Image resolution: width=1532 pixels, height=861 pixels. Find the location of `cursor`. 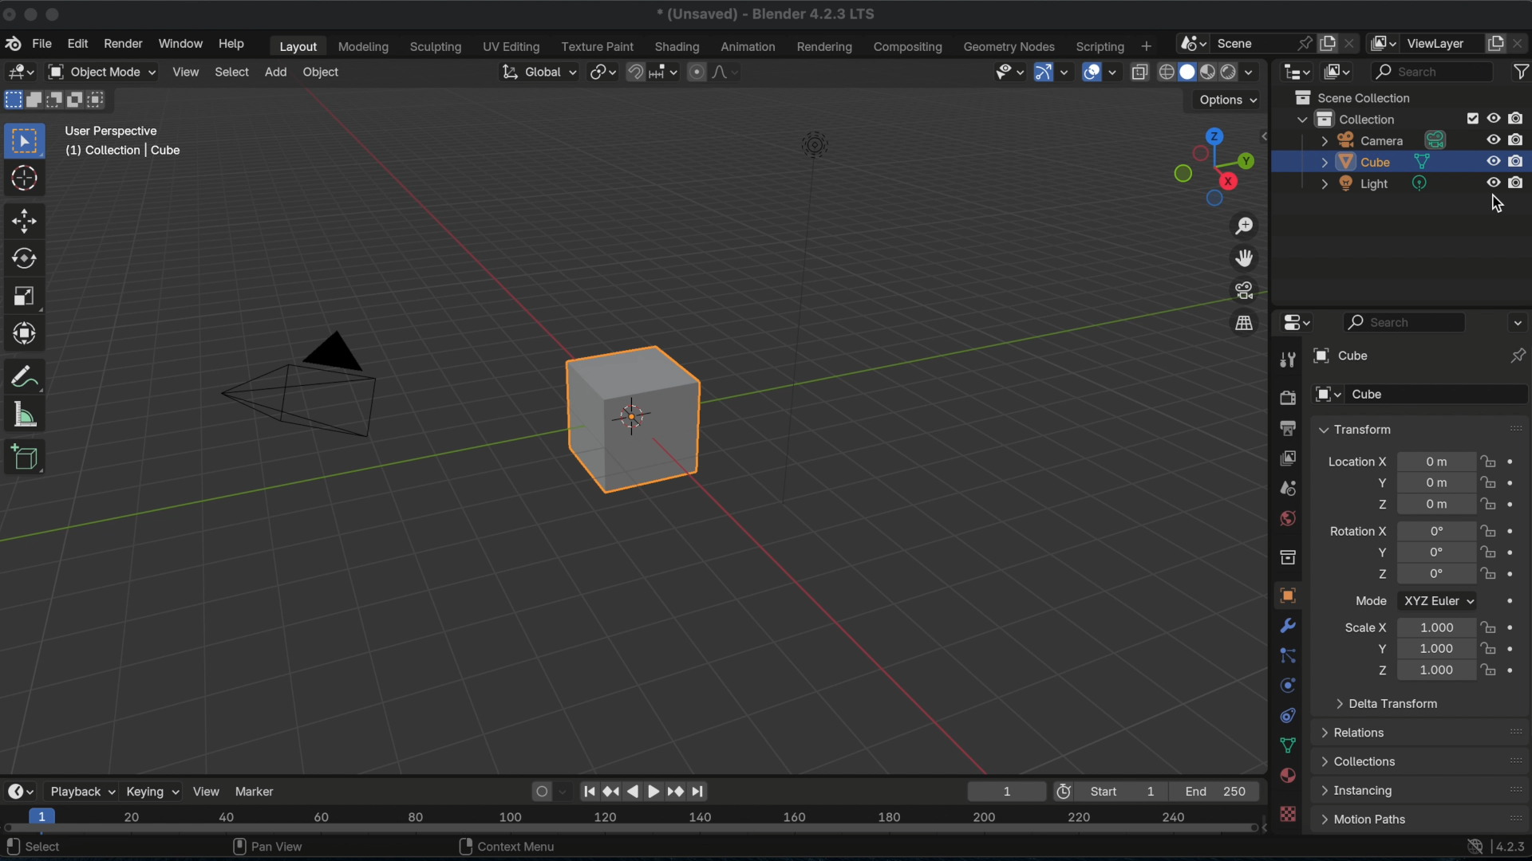

cursor is located at coordinates (23, 178).